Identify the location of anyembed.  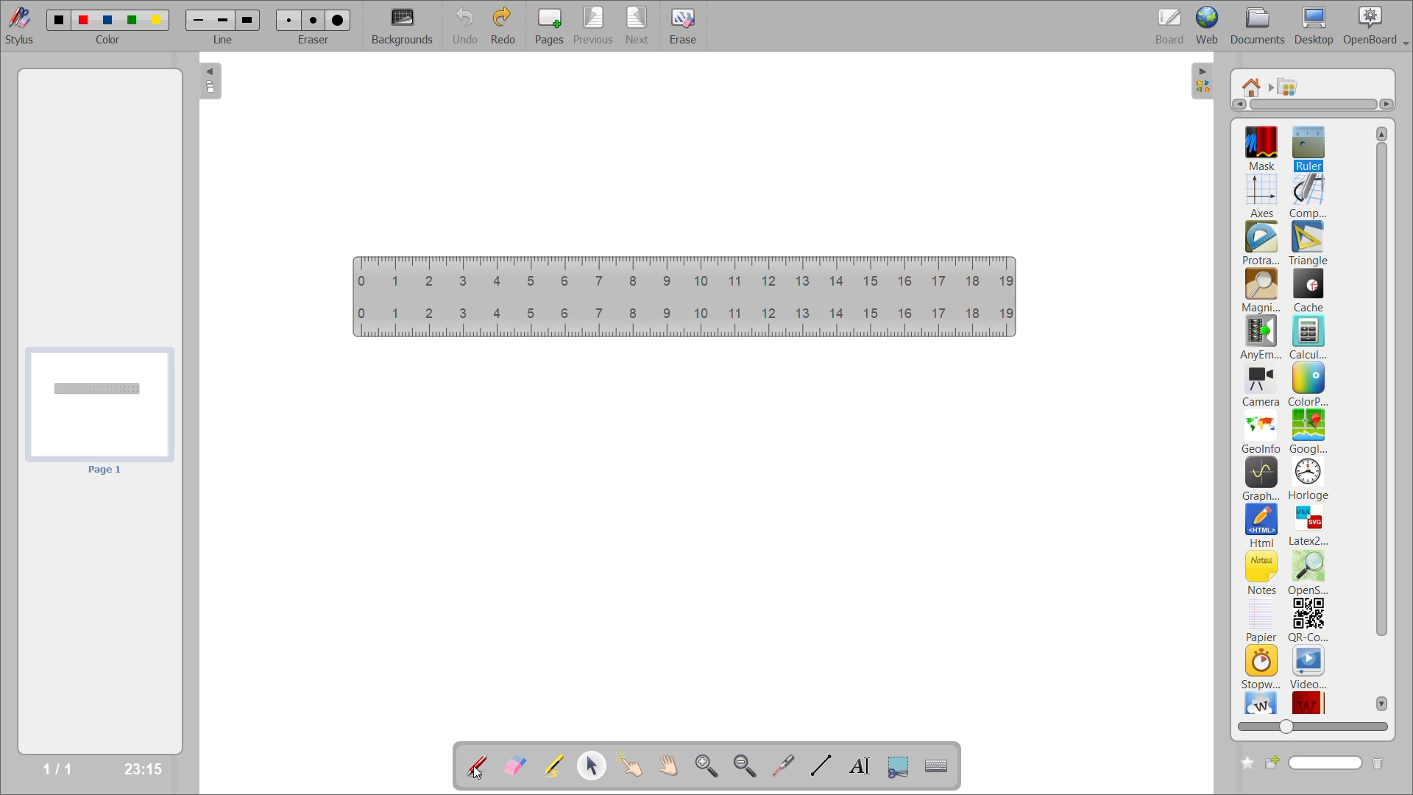
(1262, 338).